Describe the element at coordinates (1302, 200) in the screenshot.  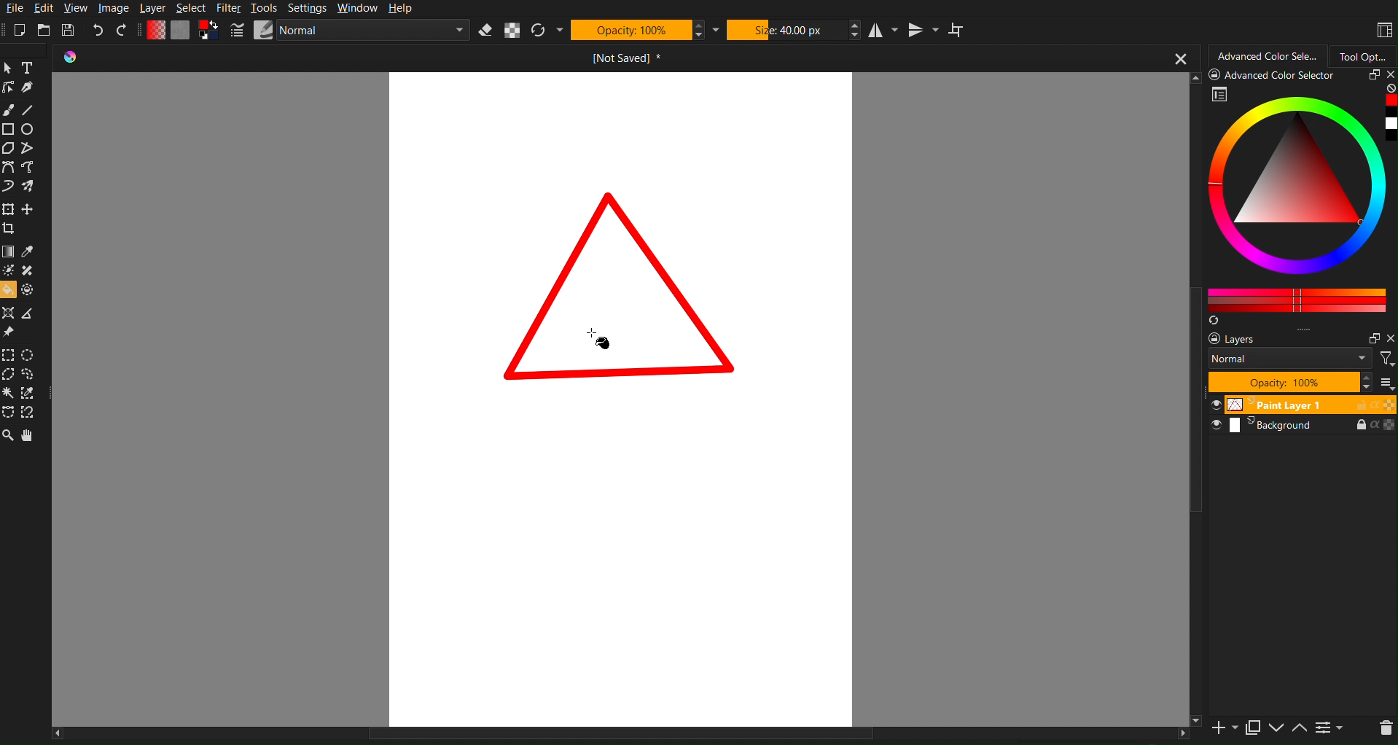
I see `Advanced Color Selector` at that location.